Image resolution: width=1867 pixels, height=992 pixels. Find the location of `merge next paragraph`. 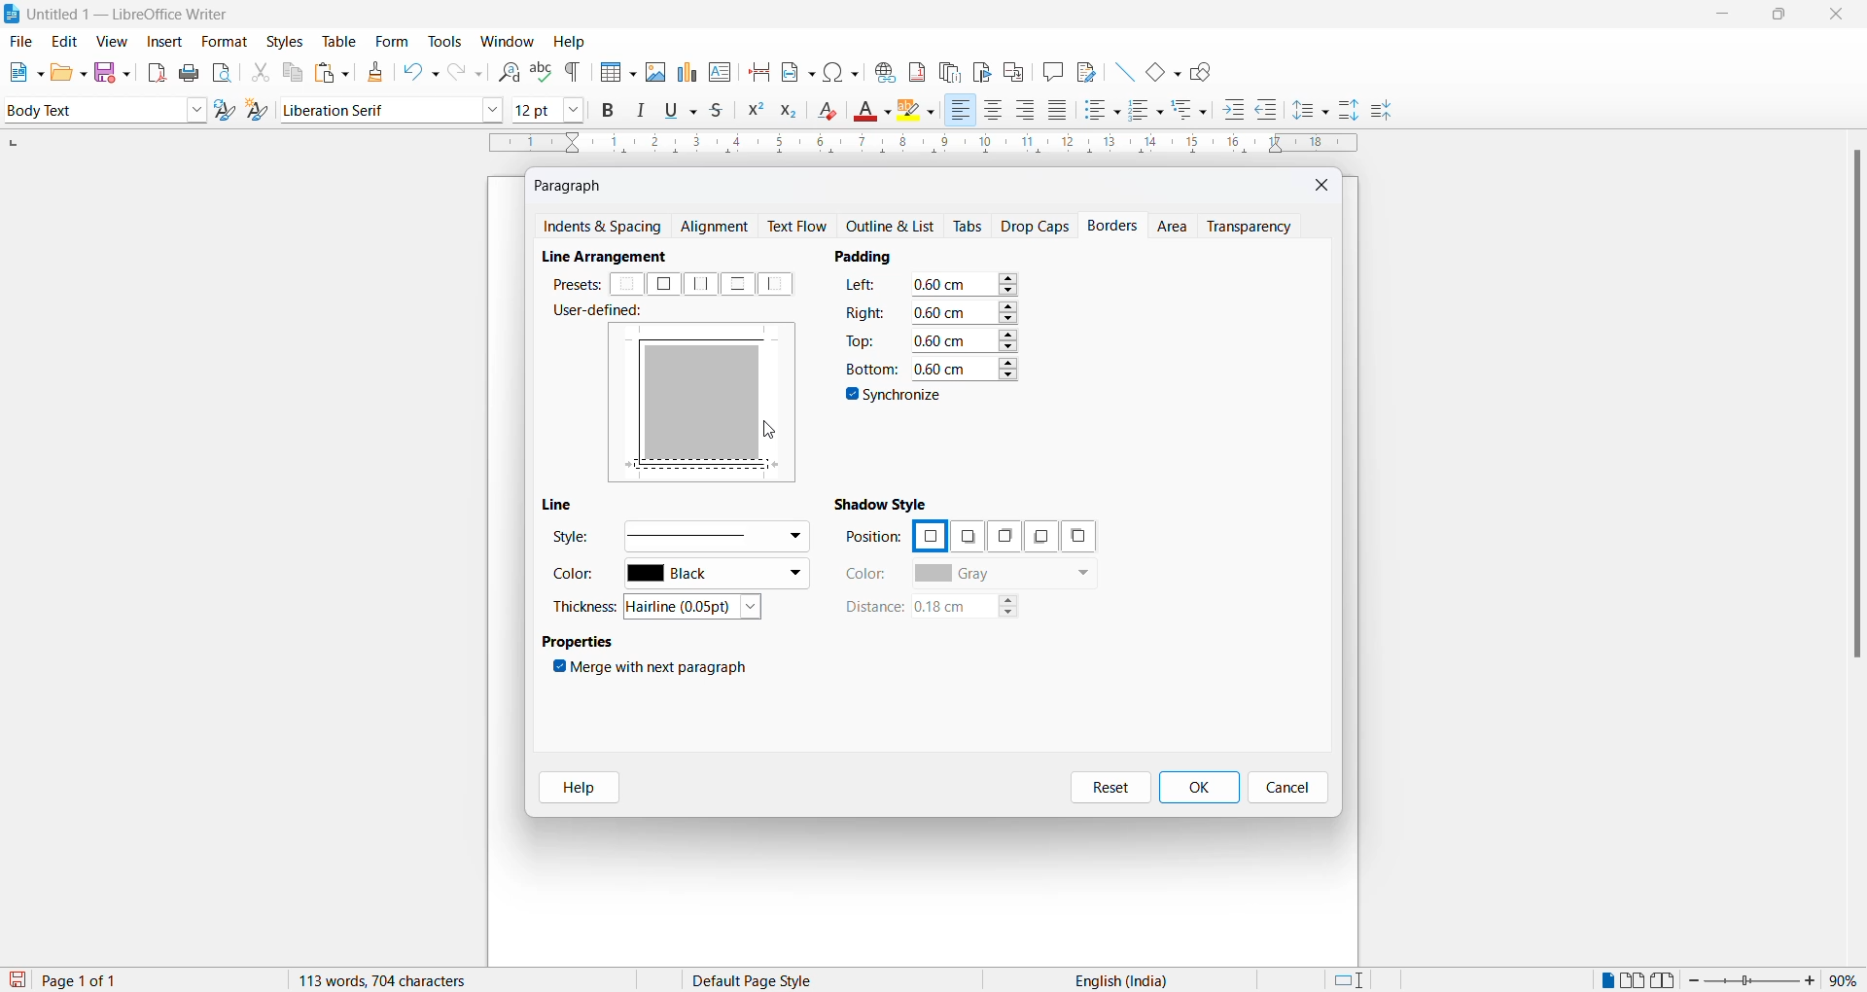

merge next paragraph is located at coordinates (654, 670).